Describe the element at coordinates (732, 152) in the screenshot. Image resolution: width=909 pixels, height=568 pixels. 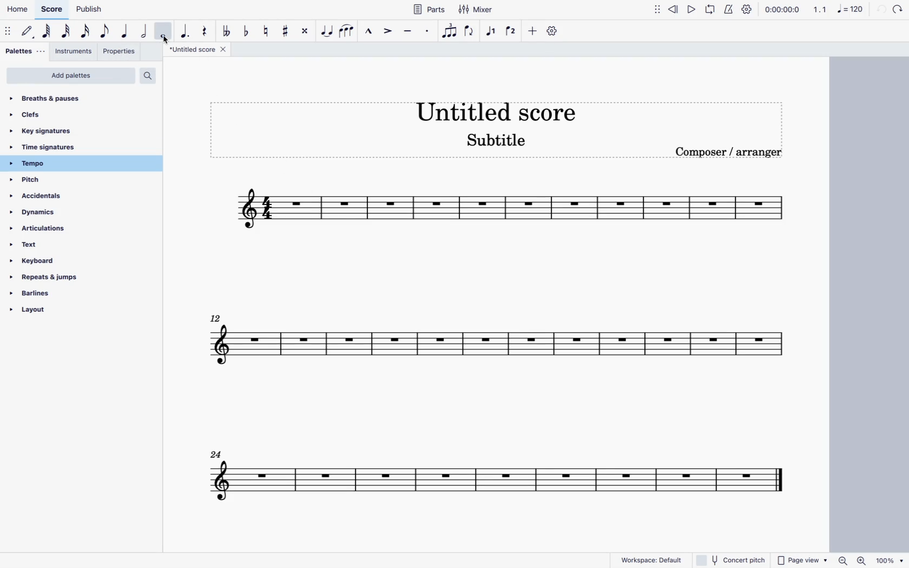
I see `composer / arranger` at that location.